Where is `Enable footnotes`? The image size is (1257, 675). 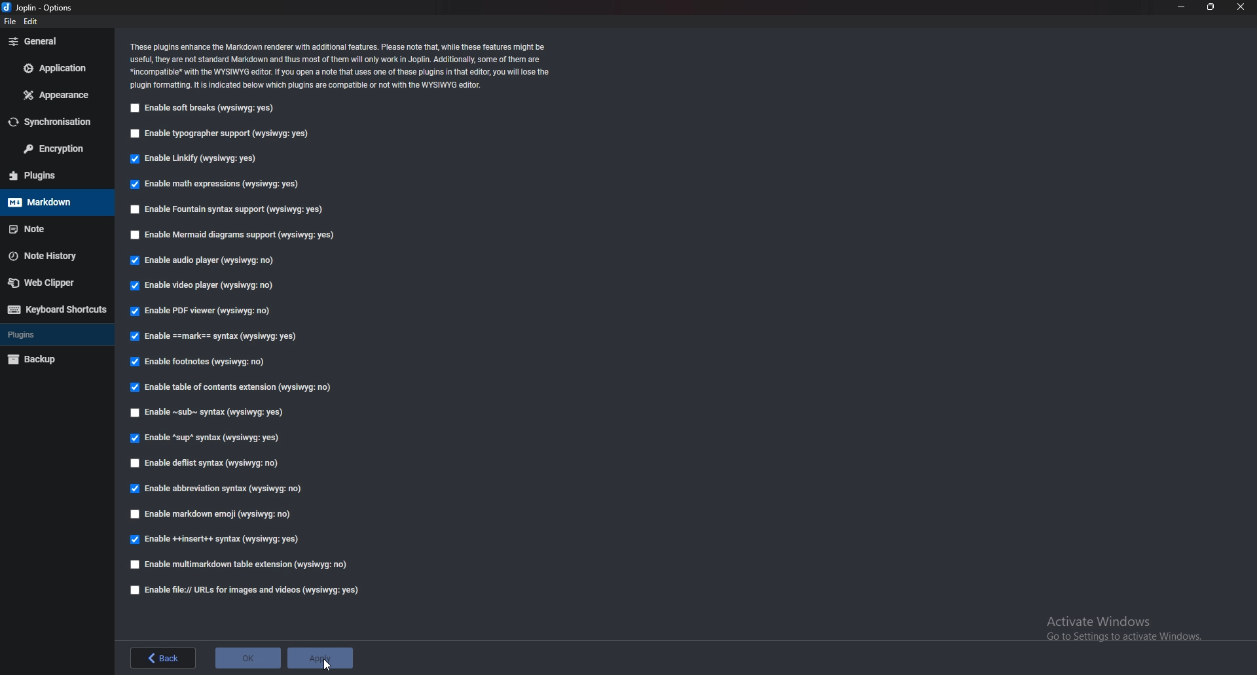 Enable footnotes is located at coordinates (204, 360).